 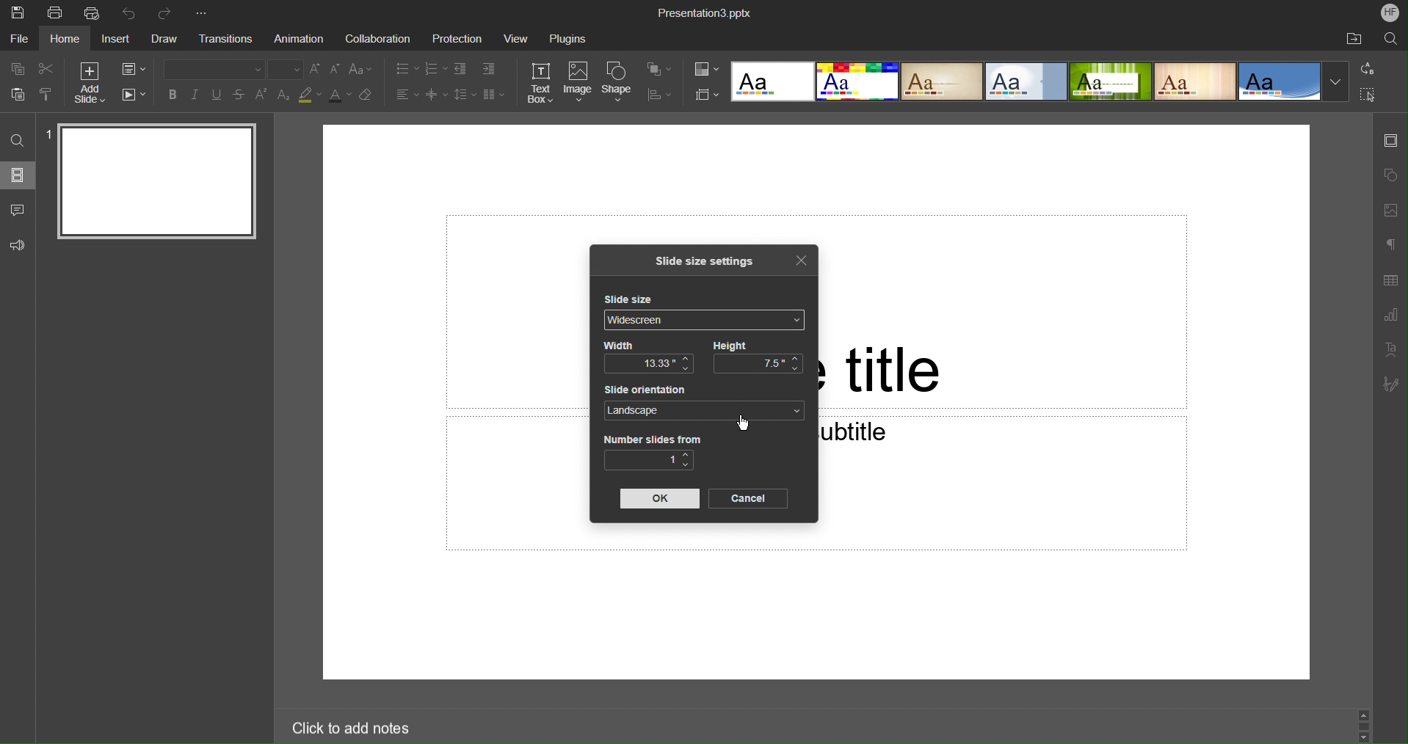 What do you see at coordinates (168, 10) in the screenshot?
I see `Redo` at bounding box center [168, 10].